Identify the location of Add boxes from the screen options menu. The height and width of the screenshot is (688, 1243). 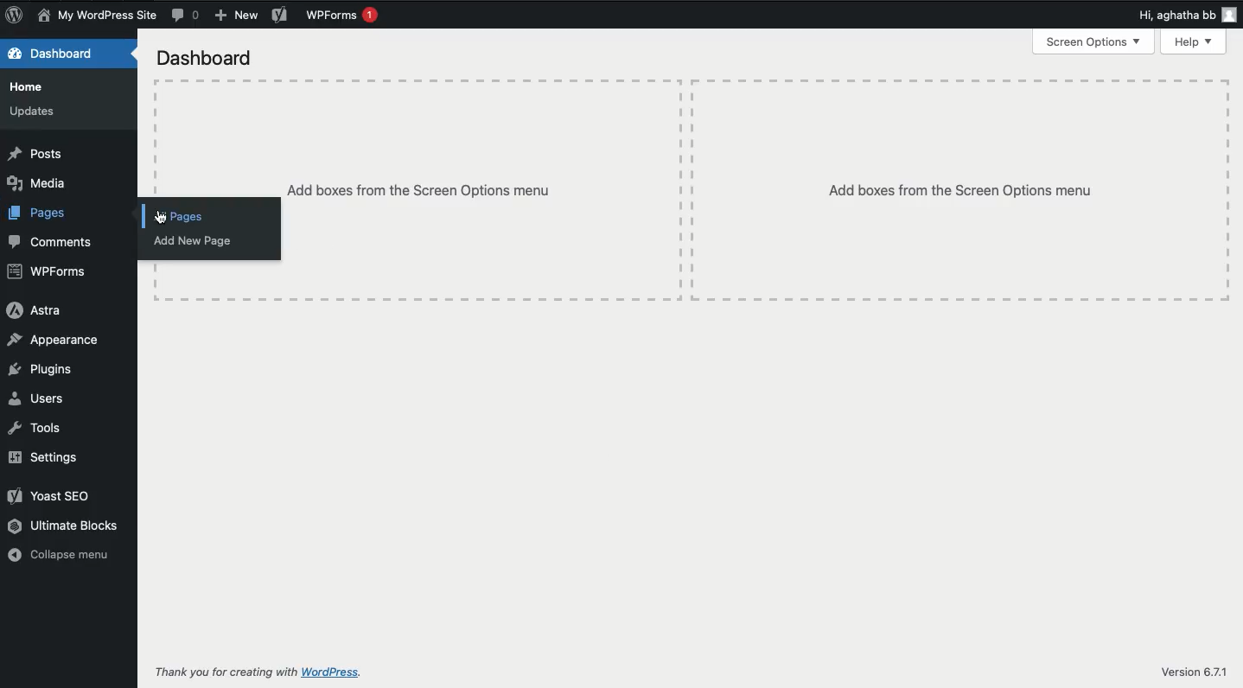
(419, 190).